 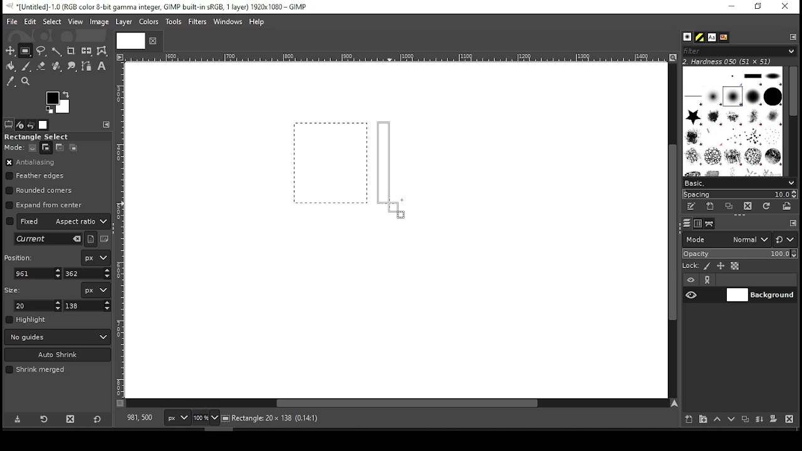 I want to click on paths tool, so click(x=87, y=67).